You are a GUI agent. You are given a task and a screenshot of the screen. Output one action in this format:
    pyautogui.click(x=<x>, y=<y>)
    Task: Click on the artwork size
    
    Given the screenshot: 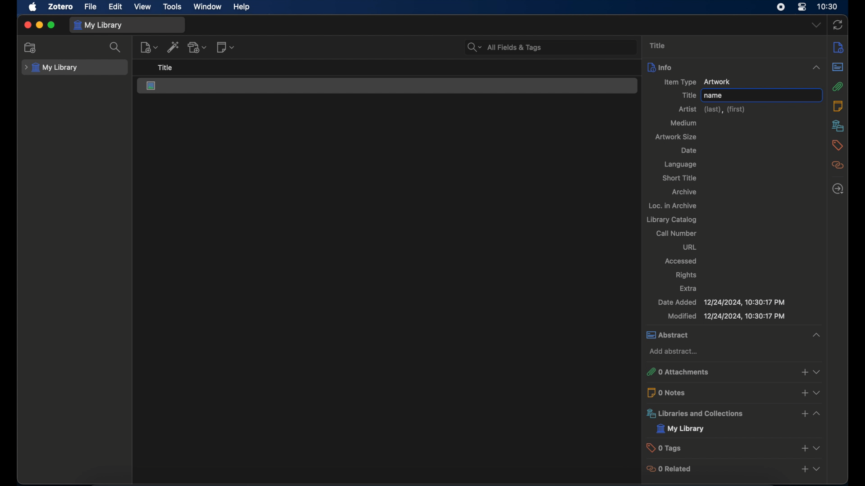 What is the action you would take?
    pyautogui.click(x=678, y=137)
    